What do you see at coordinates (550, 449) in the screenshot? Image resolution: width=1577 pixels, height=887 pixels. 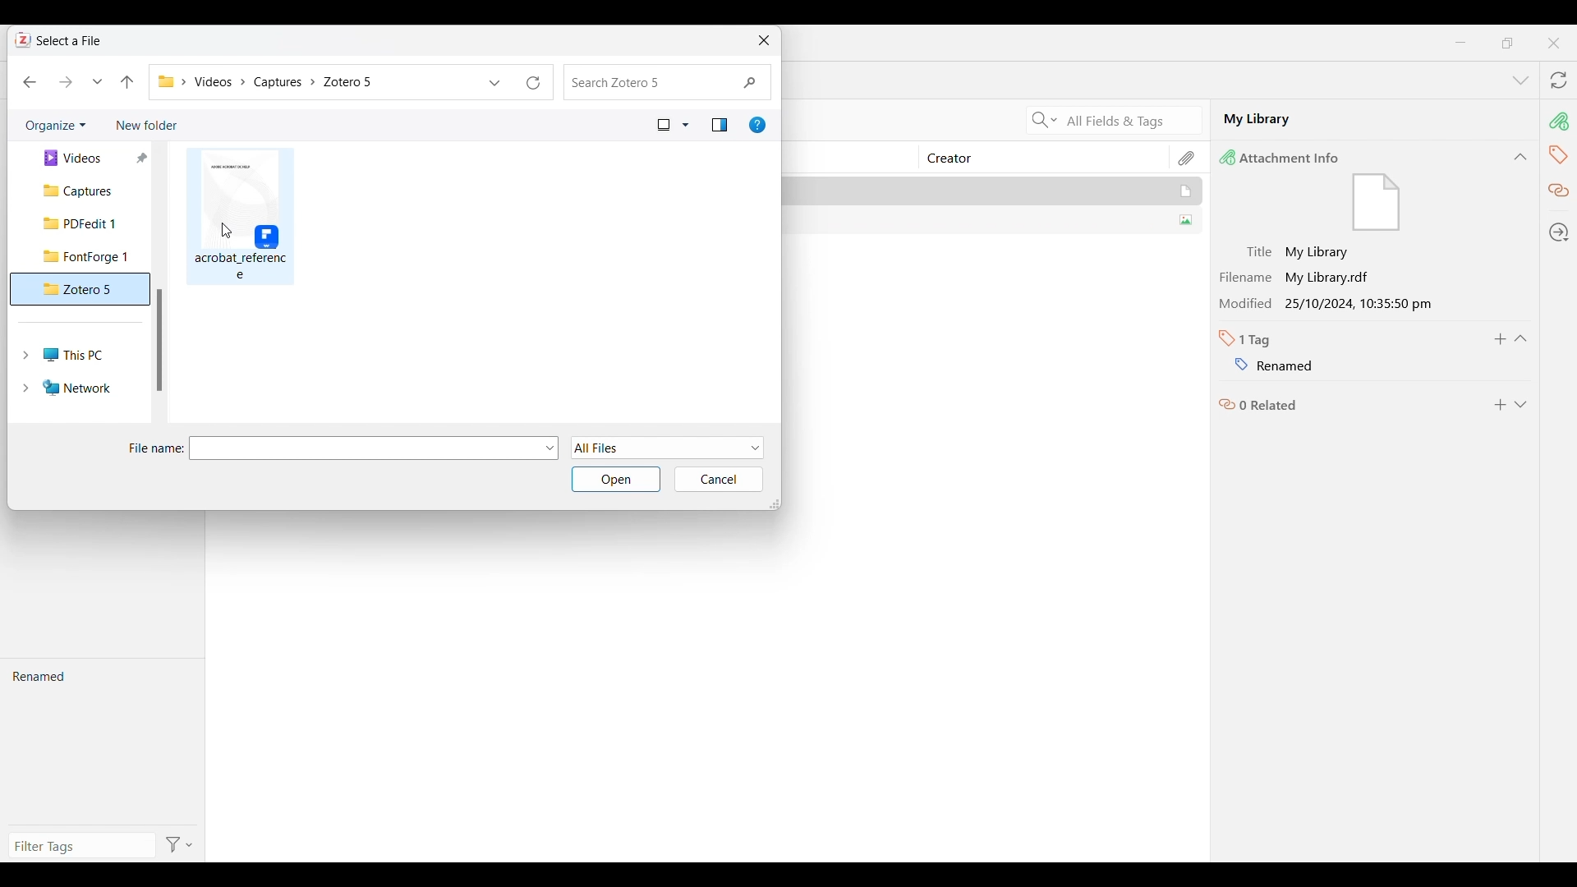 I see `File options` at bounding box center [550, 449].